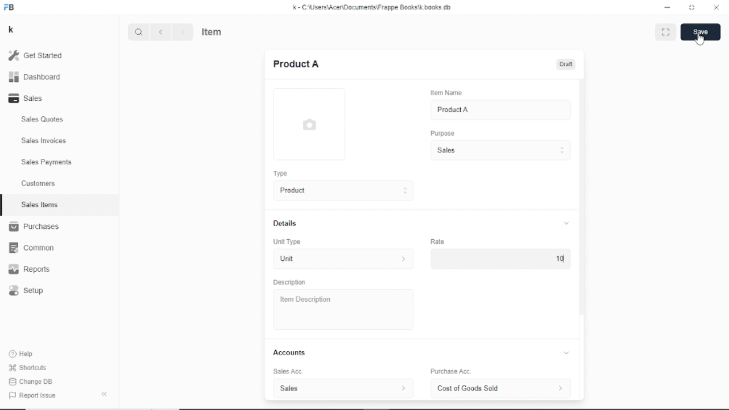 This screenshot has width=729, height=410. Describe the element at coordinates (43, 120) in the screenshot. I see `Sales Quotes` at that location.